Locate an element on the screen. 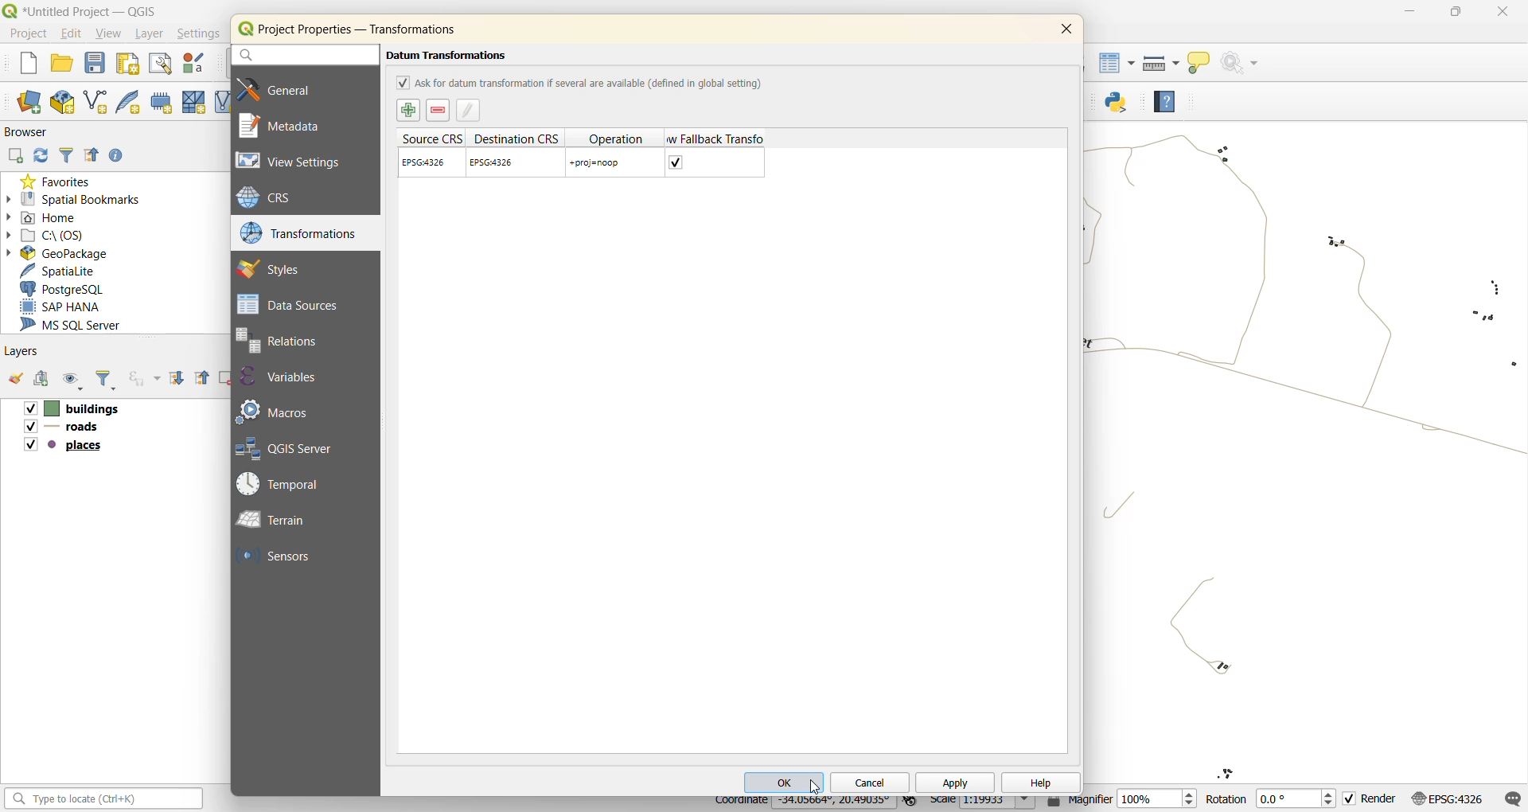 This screenshot has height=812, width=1528. new shapefile is located at coordinates (97, 102).